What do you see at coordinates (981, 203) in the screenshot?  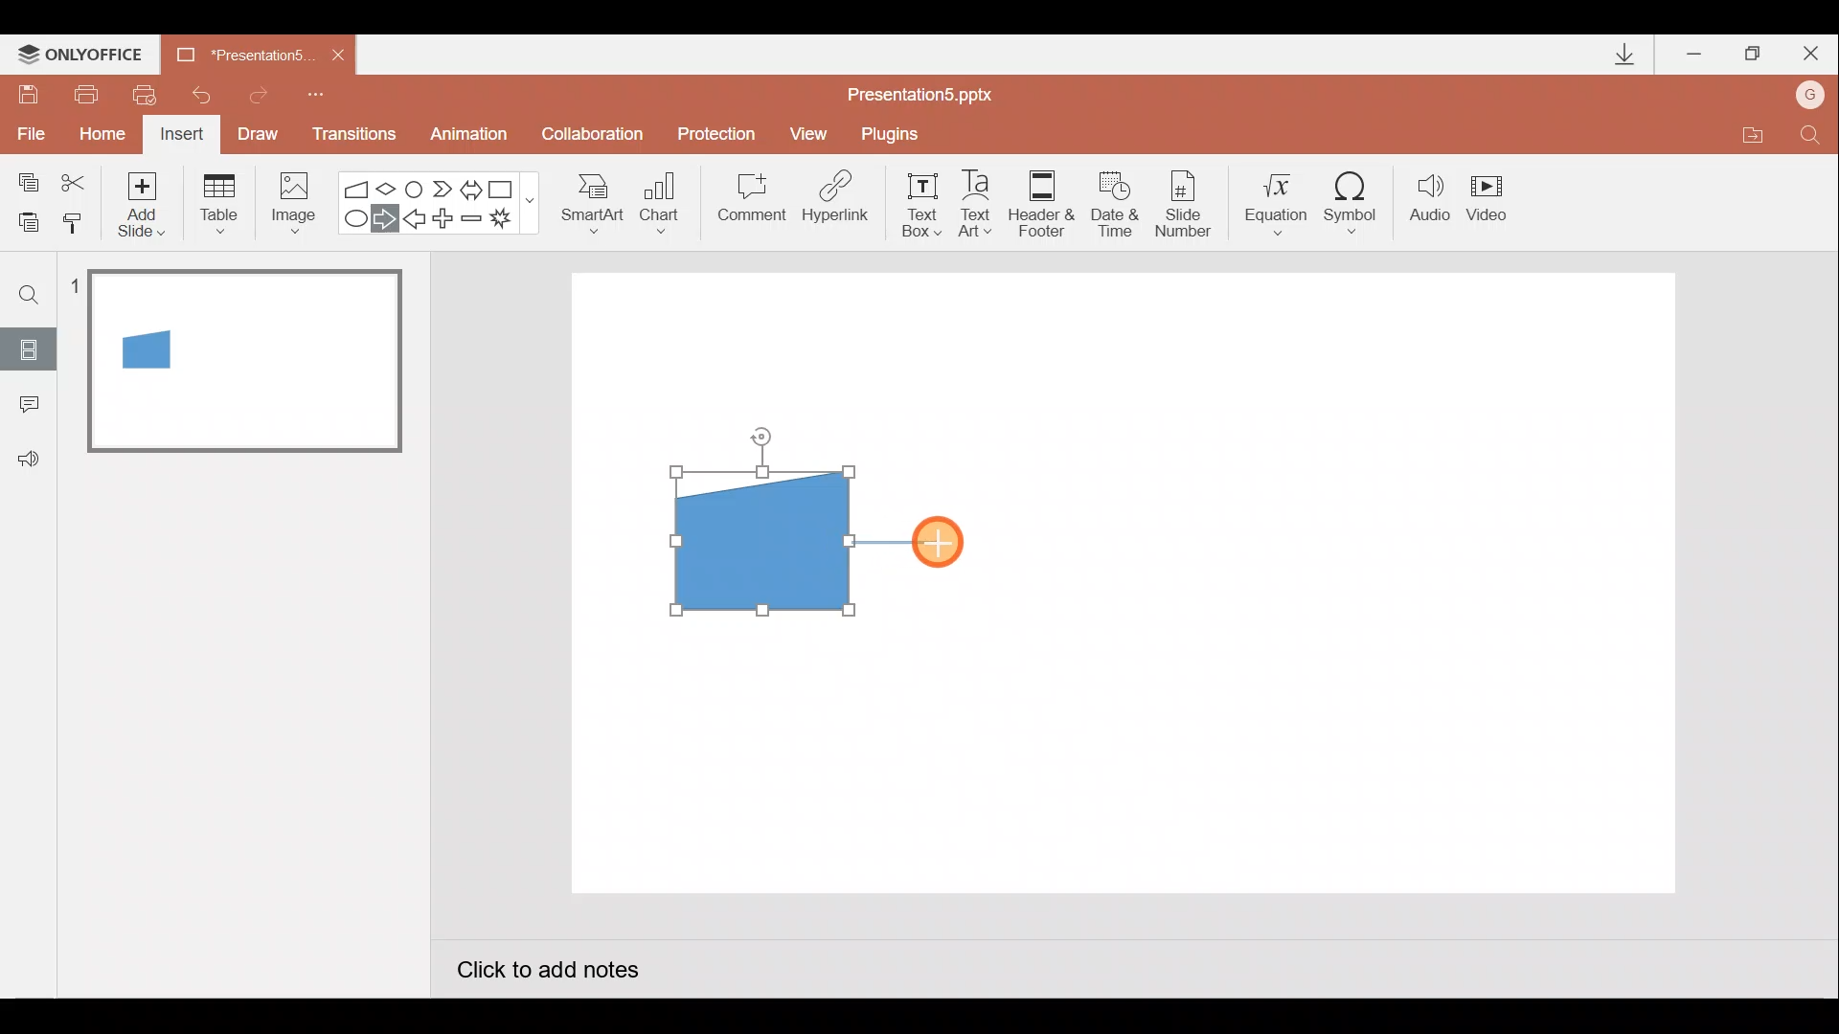 I see `Text Art` at bounding box center [981, 203].